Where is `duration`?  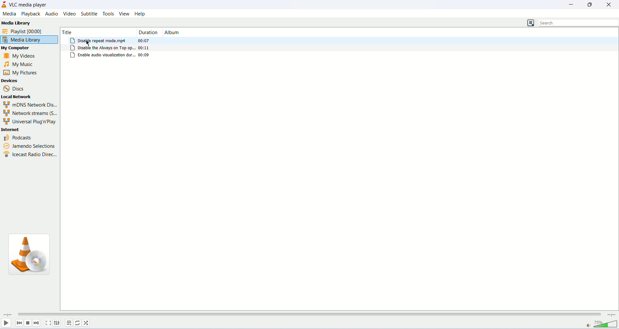
duration is located at coordinates (149, 32).